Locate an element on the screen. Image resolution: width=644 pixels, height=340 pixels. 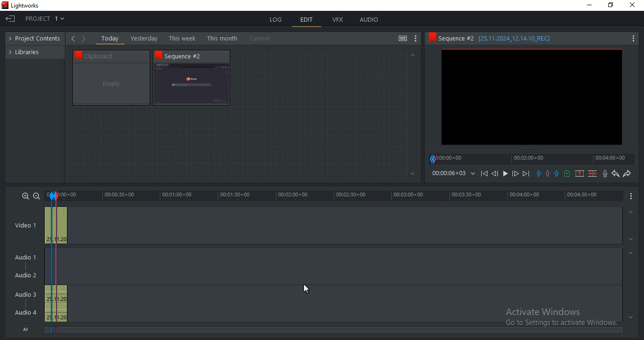
timeline is located at coordinates (335, 196).